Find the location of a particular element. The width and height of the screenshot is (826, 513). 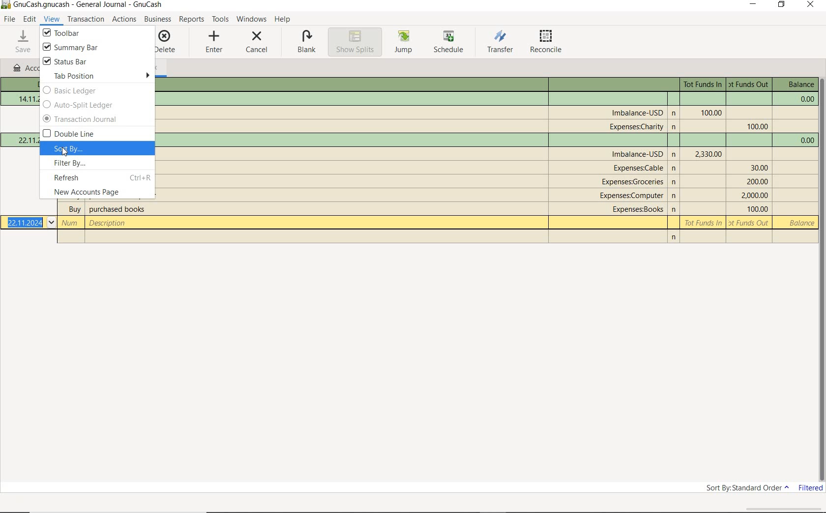

account is located at coordinates (636, 127).